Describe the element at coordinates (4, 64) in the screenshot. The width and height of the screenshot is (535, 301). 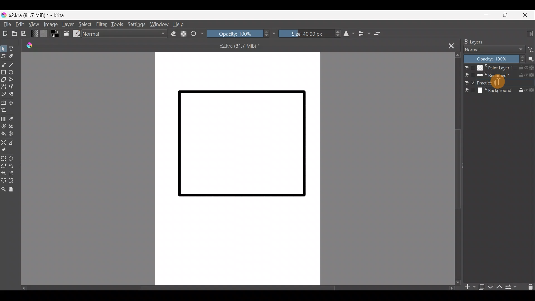
I see `Freehand brush tool` at that location.